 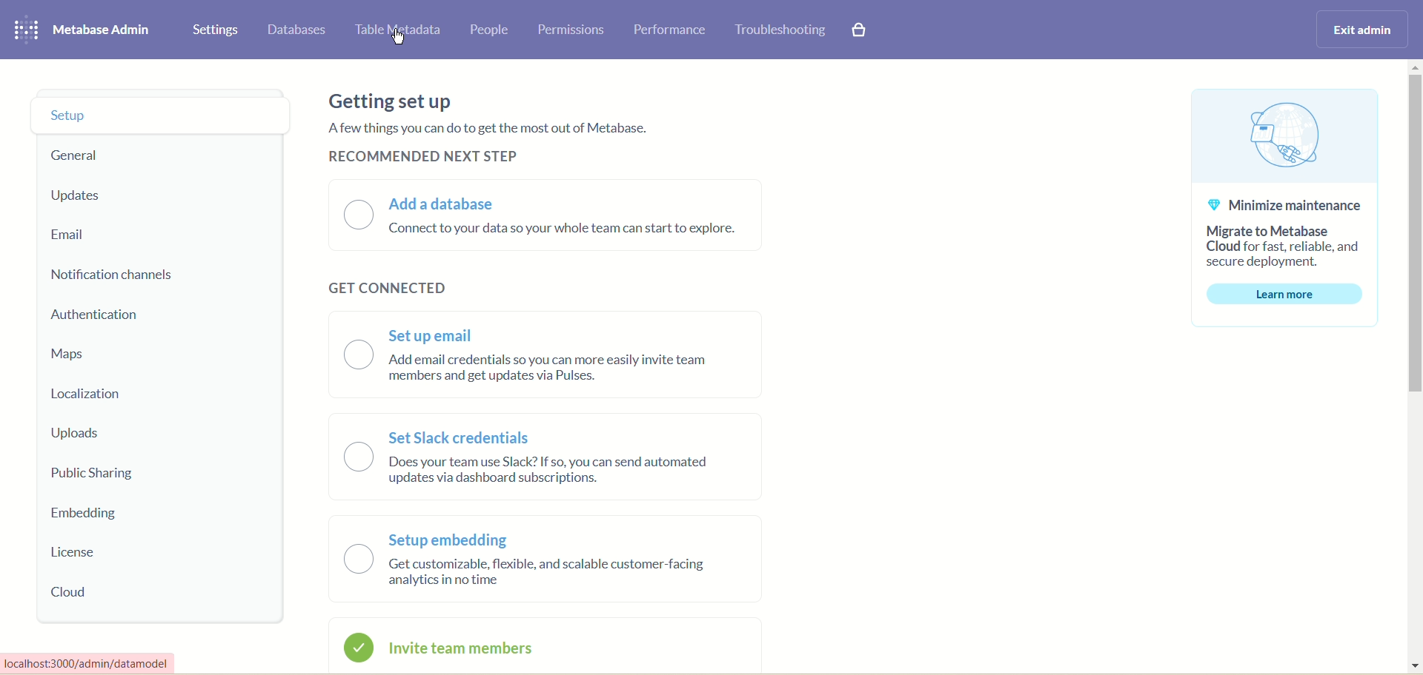 I want to click on authentication, so click(x=96, y=315).